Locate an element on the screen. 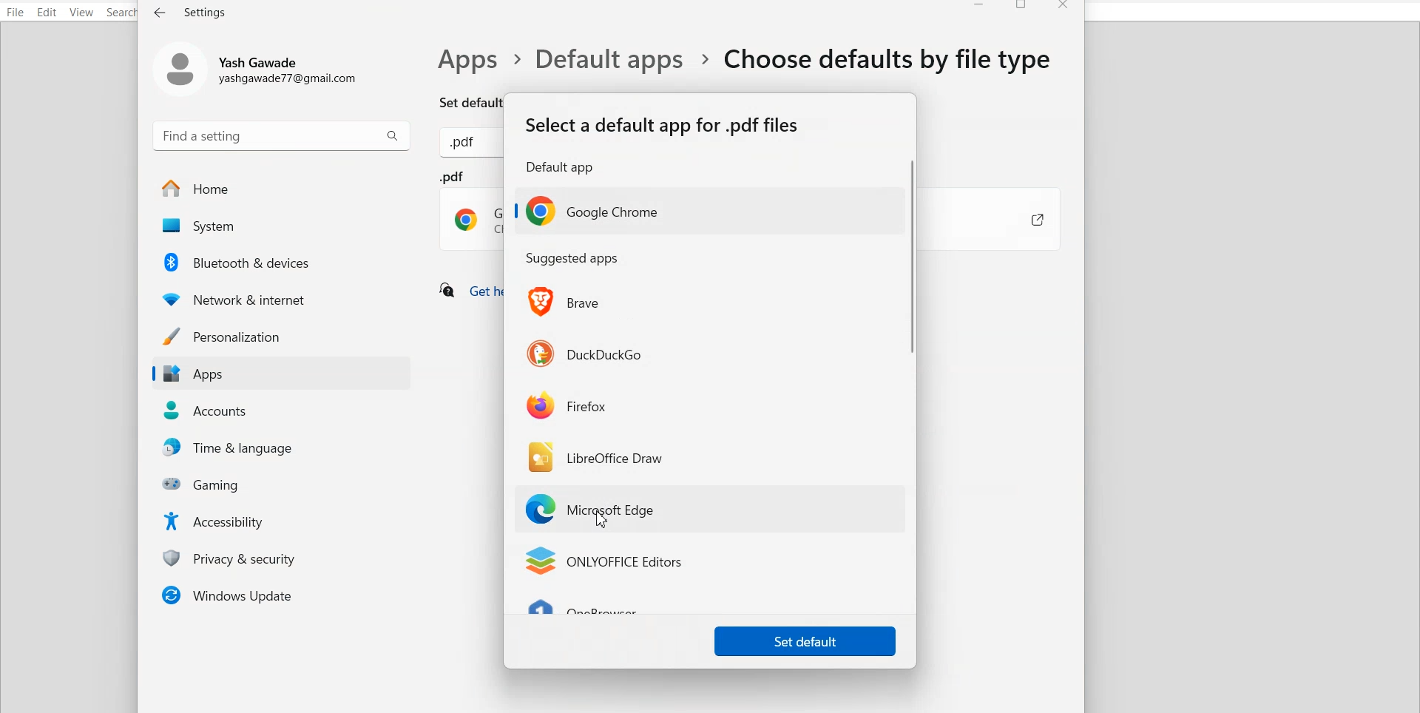 The height and width of the screenshot is (713, 1420). Window Updates is located at coordinates (280, 595).